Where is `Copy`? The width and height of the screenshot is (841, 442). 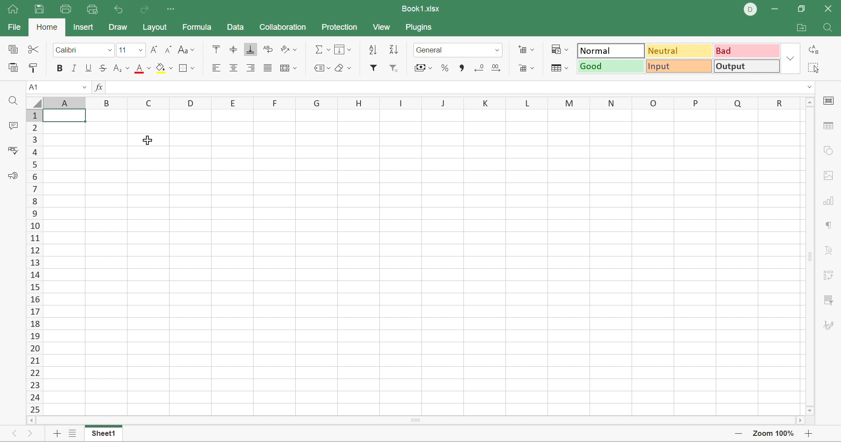 Copy is located at coordinates (12, 48).